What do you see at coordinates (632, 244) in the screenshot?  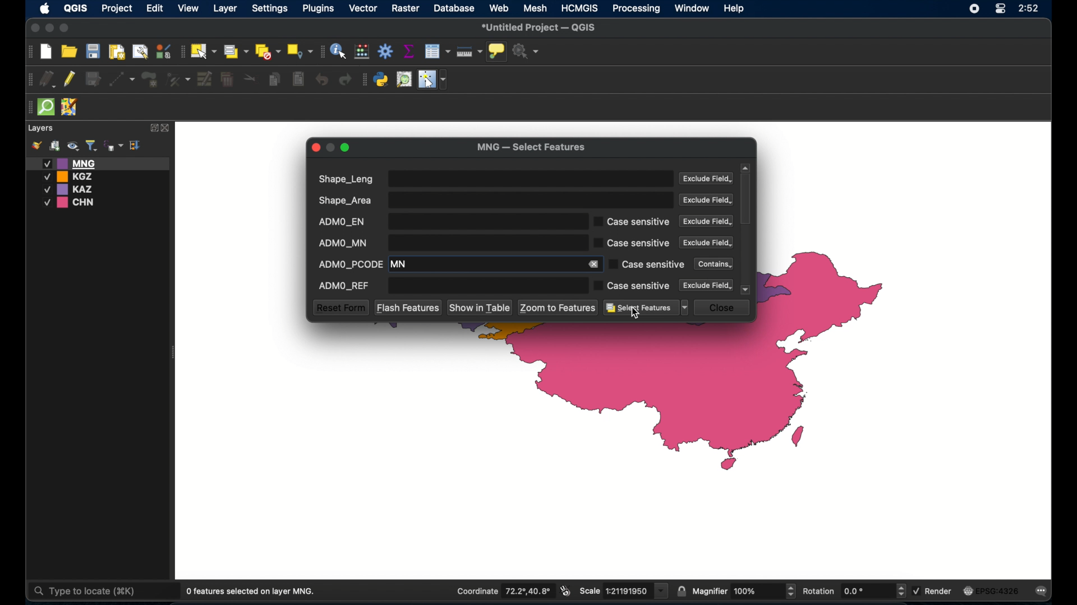 I see `case sensitive` at bounding box center [632, 244].